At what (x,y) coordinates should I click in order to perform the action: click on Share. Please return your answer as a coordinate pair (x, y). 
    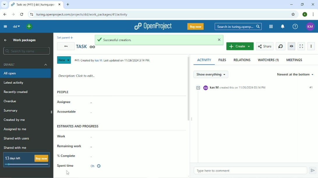
    Looking at the image, I should click on (265, 46).